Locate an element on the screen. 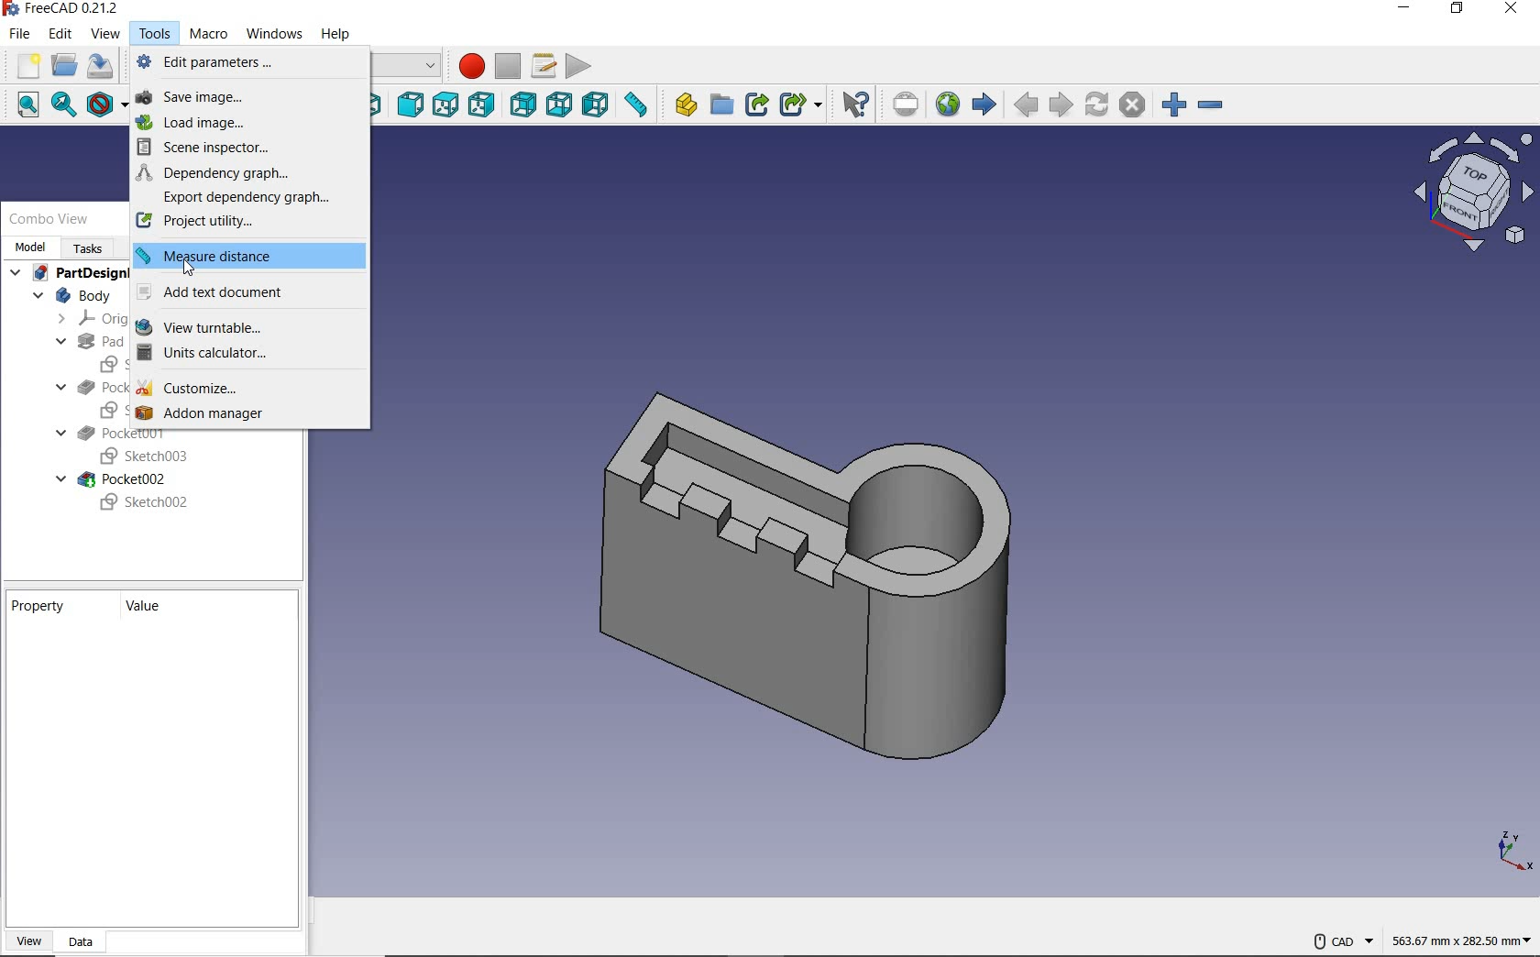  Cursor is located at coordinates (190, 268).